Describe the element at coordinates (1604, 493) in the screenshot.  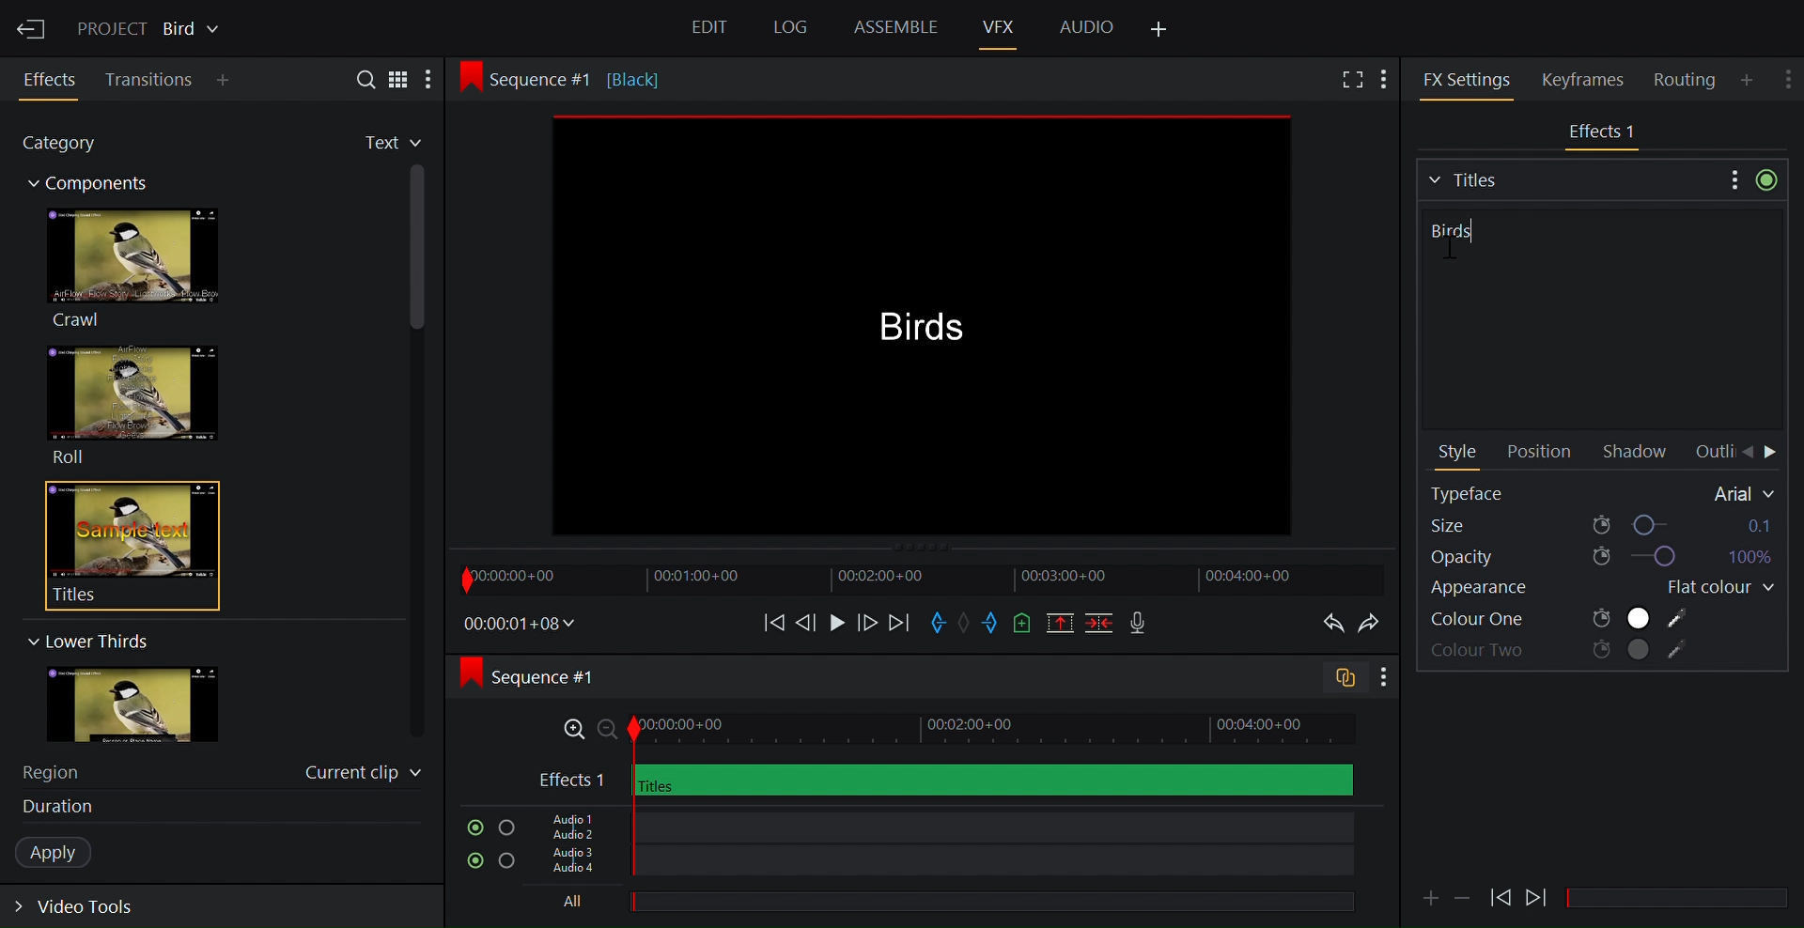
I see `Typeface` at that location.